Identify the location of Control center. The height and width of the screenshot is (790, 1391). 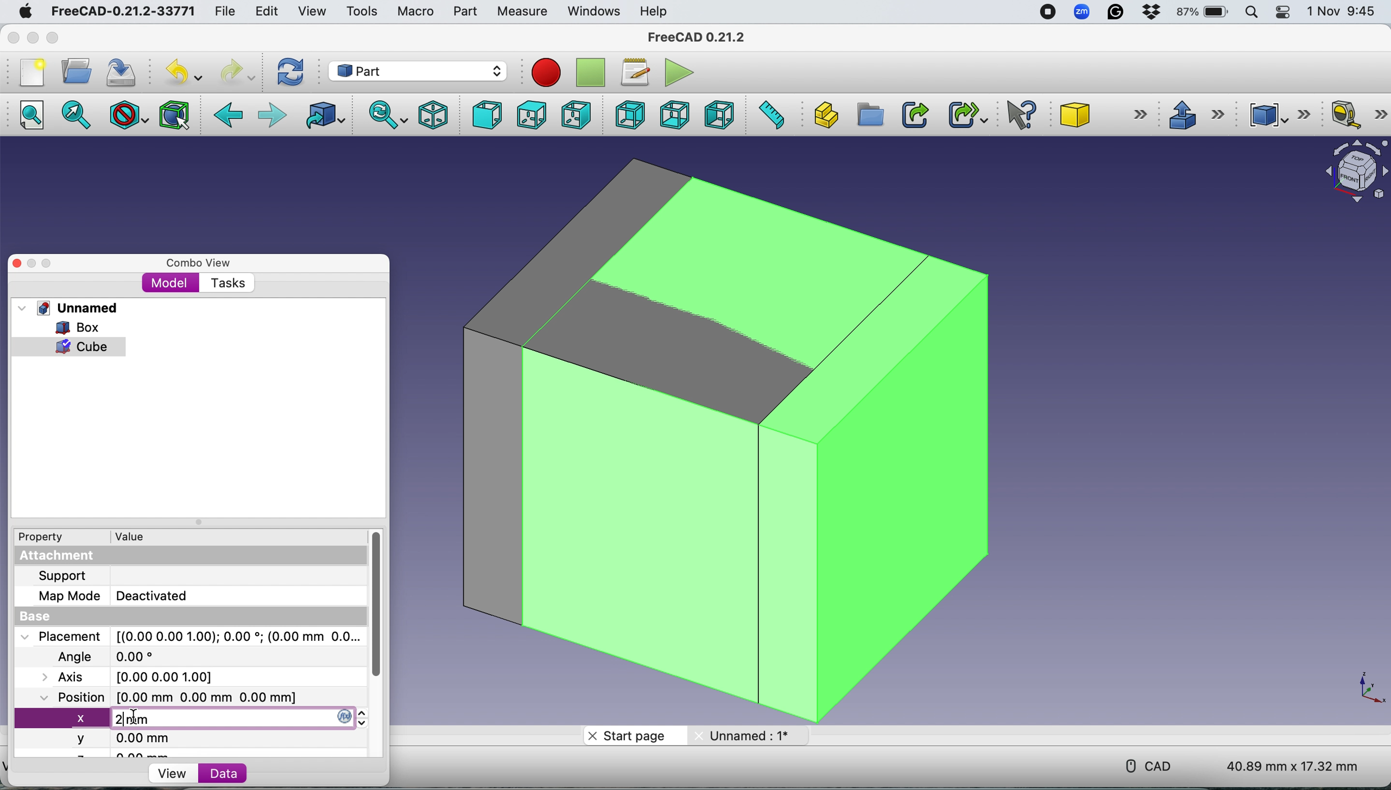
(1285, 12).